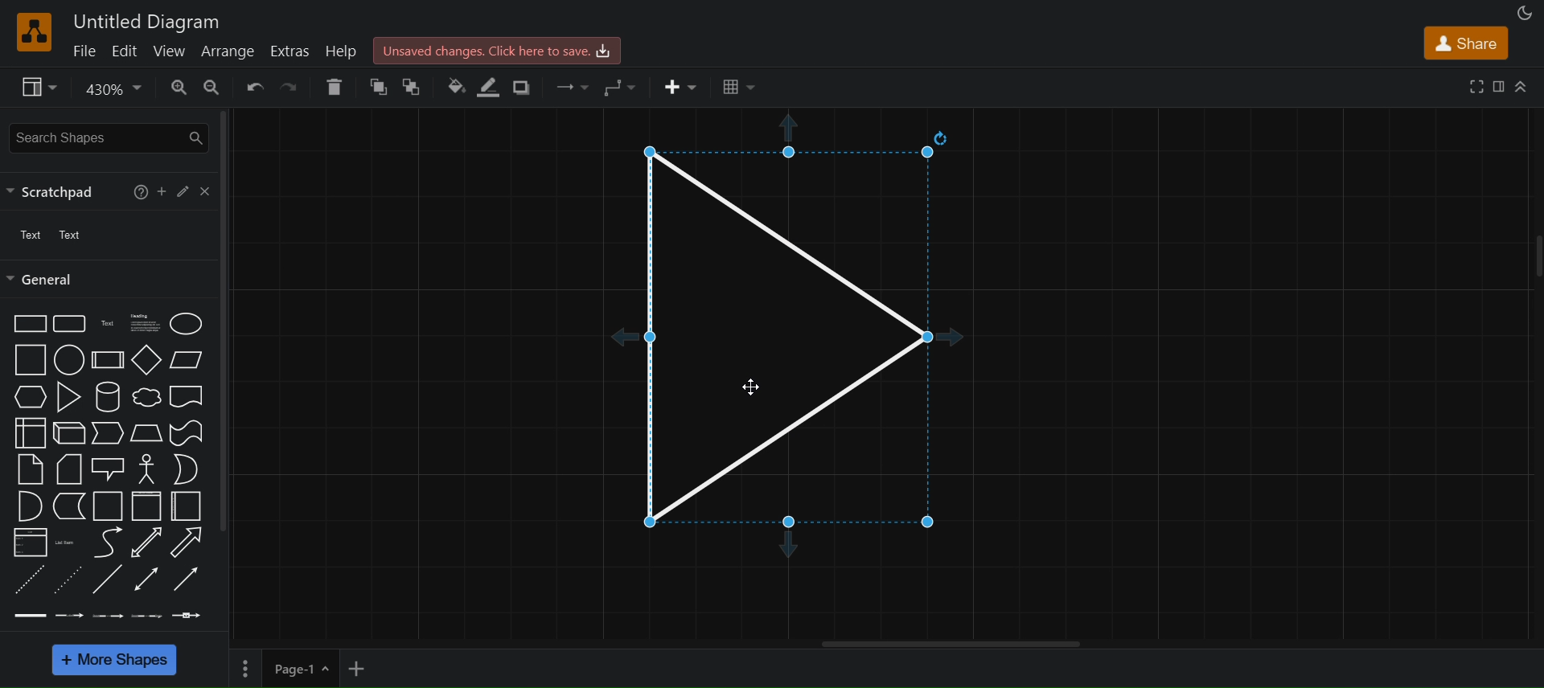 Image resolution: width=1544 pixels, height=688 pixels. What do you see at coordinates (454, 83) in the screenshot?
I see `fill color` at bounding box center [454, 83].